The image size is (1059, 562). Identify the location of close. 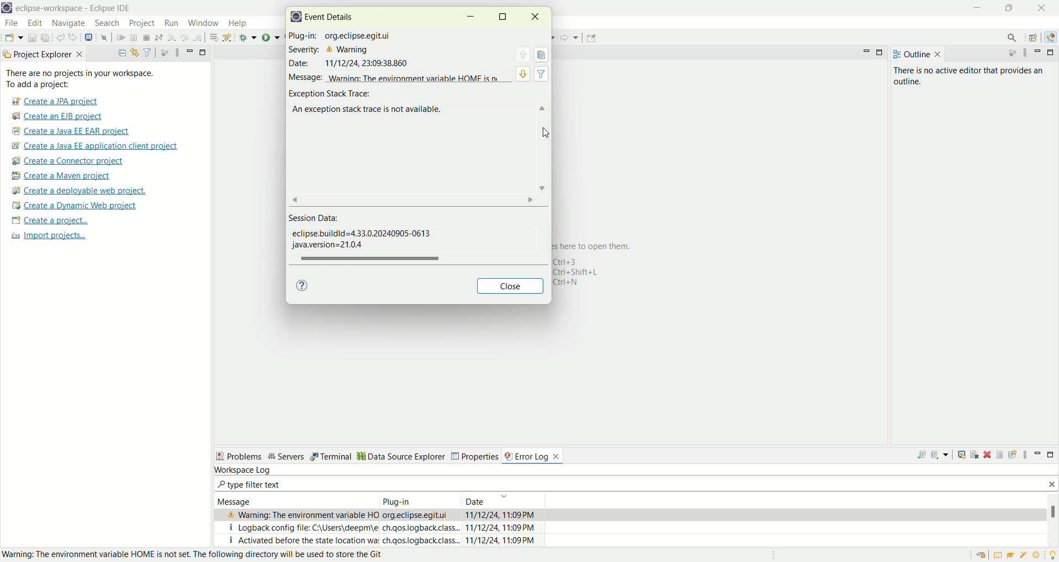
(1045, 8).